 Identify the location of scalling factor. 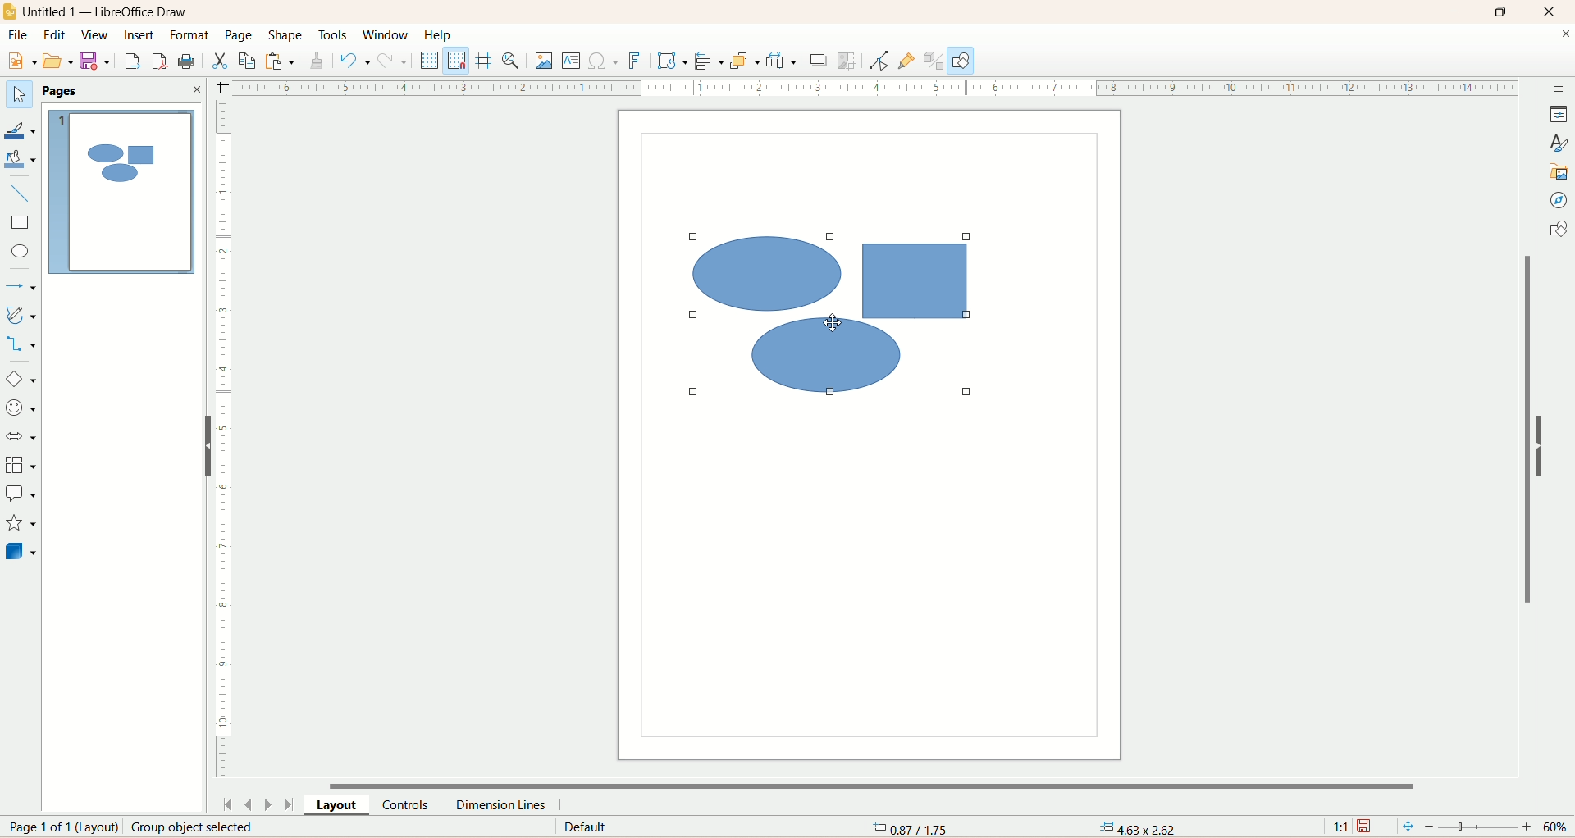
(1341, 825).